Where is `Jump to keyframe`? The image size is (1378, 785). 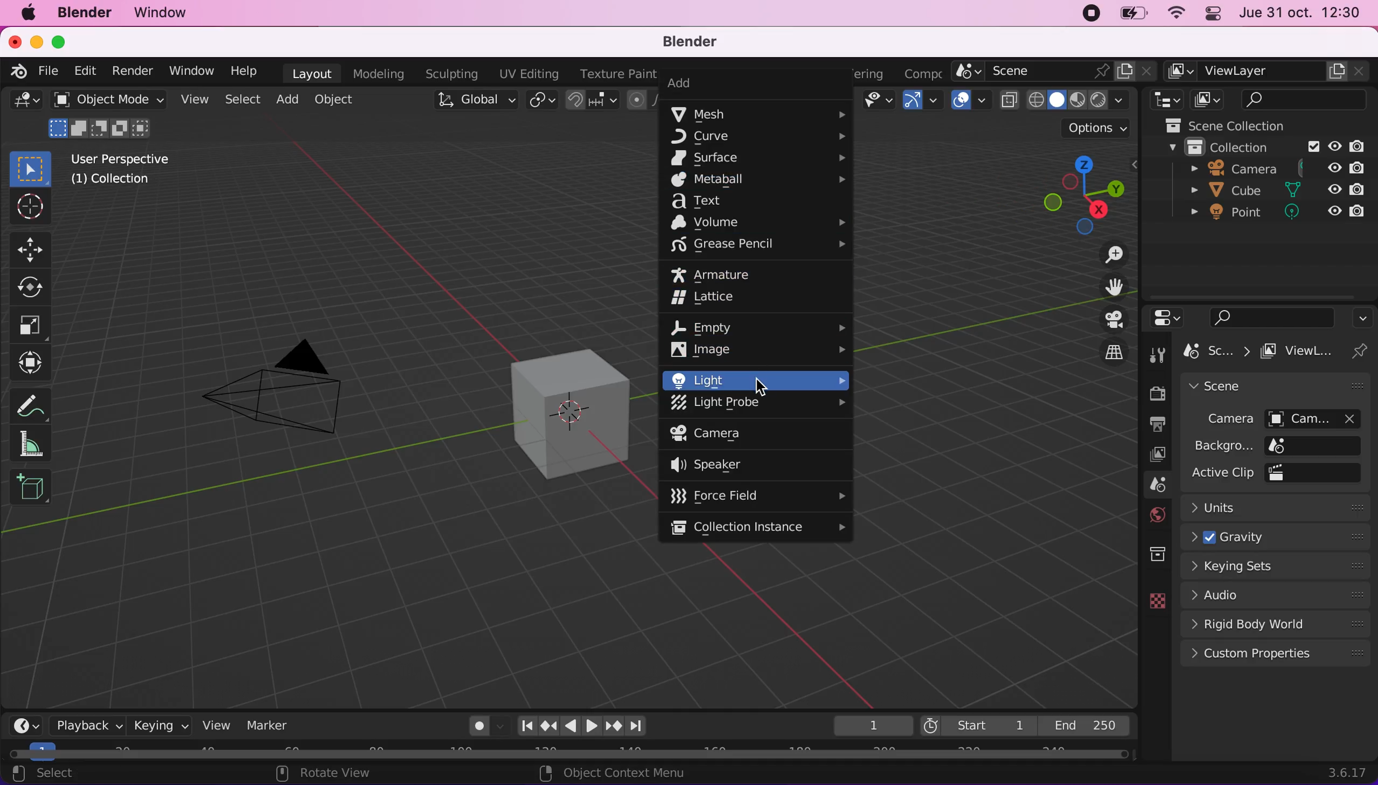 Jump to keyframe is located at coordinates (547, 727).